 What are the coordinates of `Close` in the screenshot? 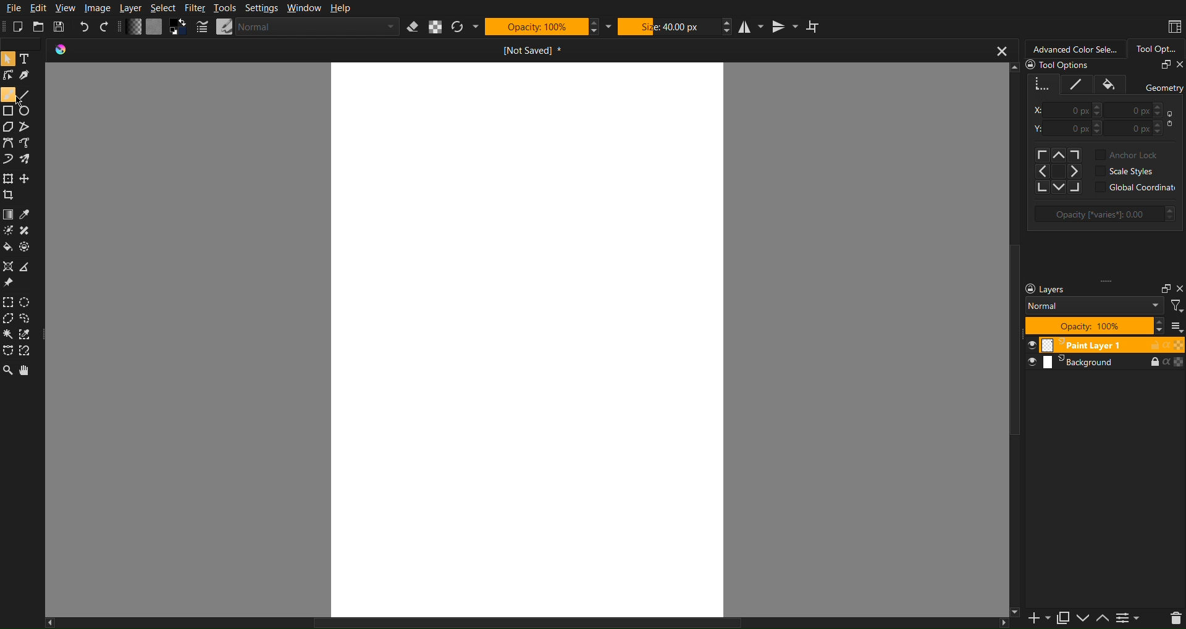 It's located at (1179, 65).